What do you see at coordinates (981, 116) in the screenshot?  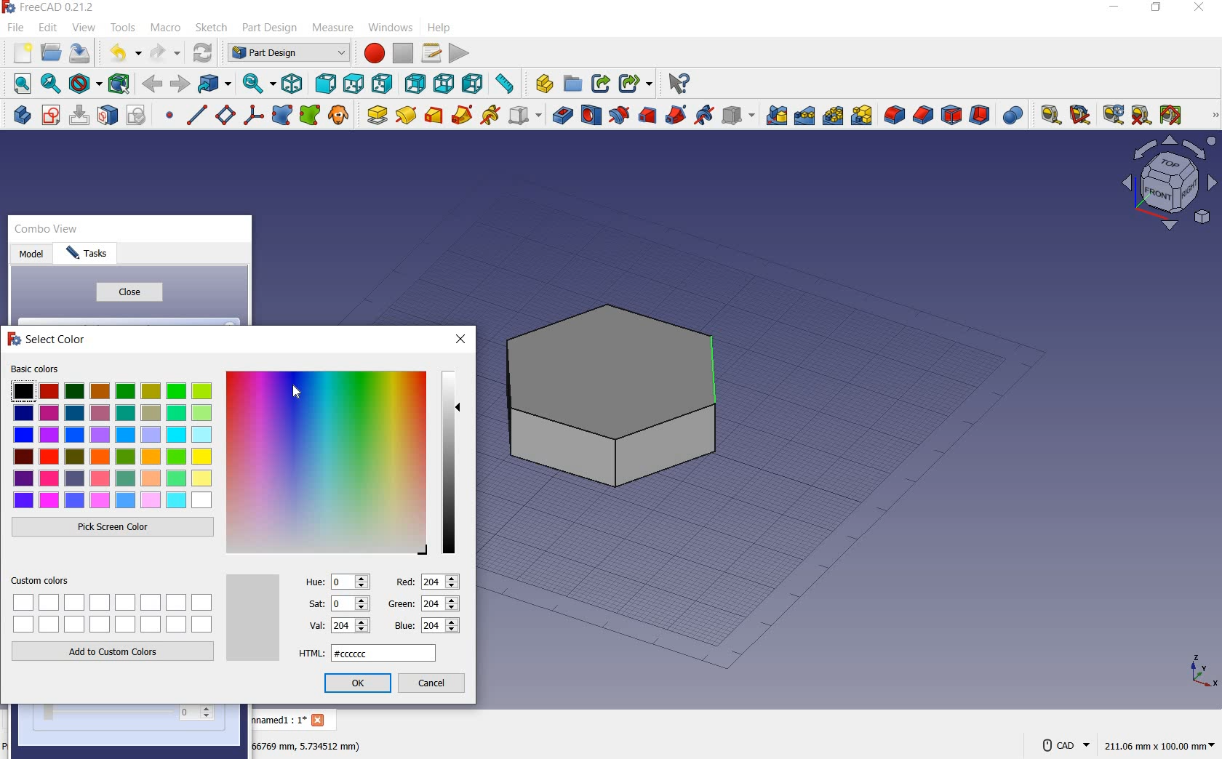 I see `thickness` at bounding box center [981, 116].